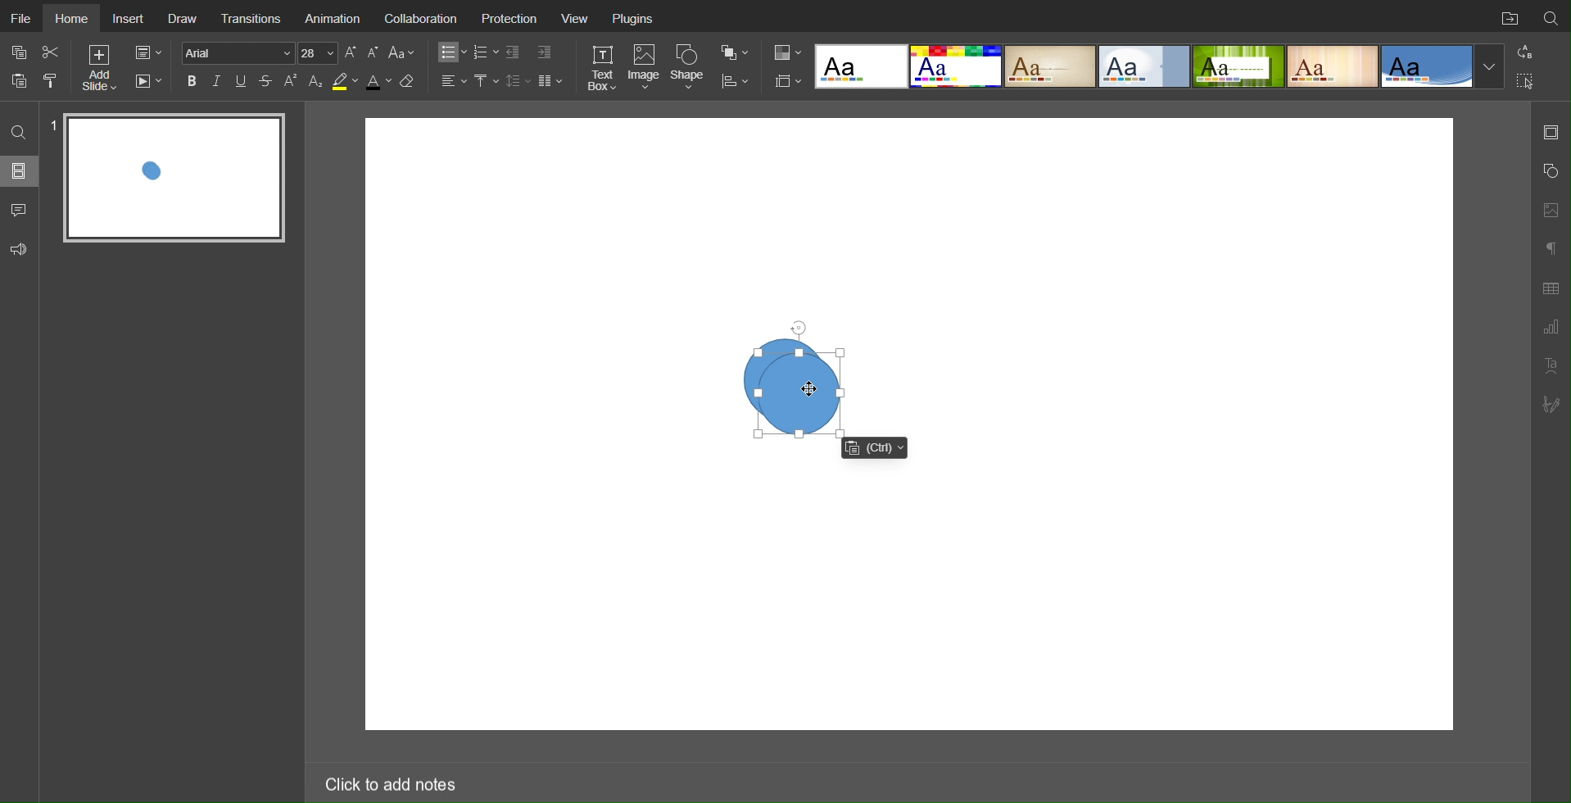 This screenshot has height=803, width=1571. What do you see at coordinates (799, 325) in the screenshot?
I see `Rotate` at bounding box center [799, 325].